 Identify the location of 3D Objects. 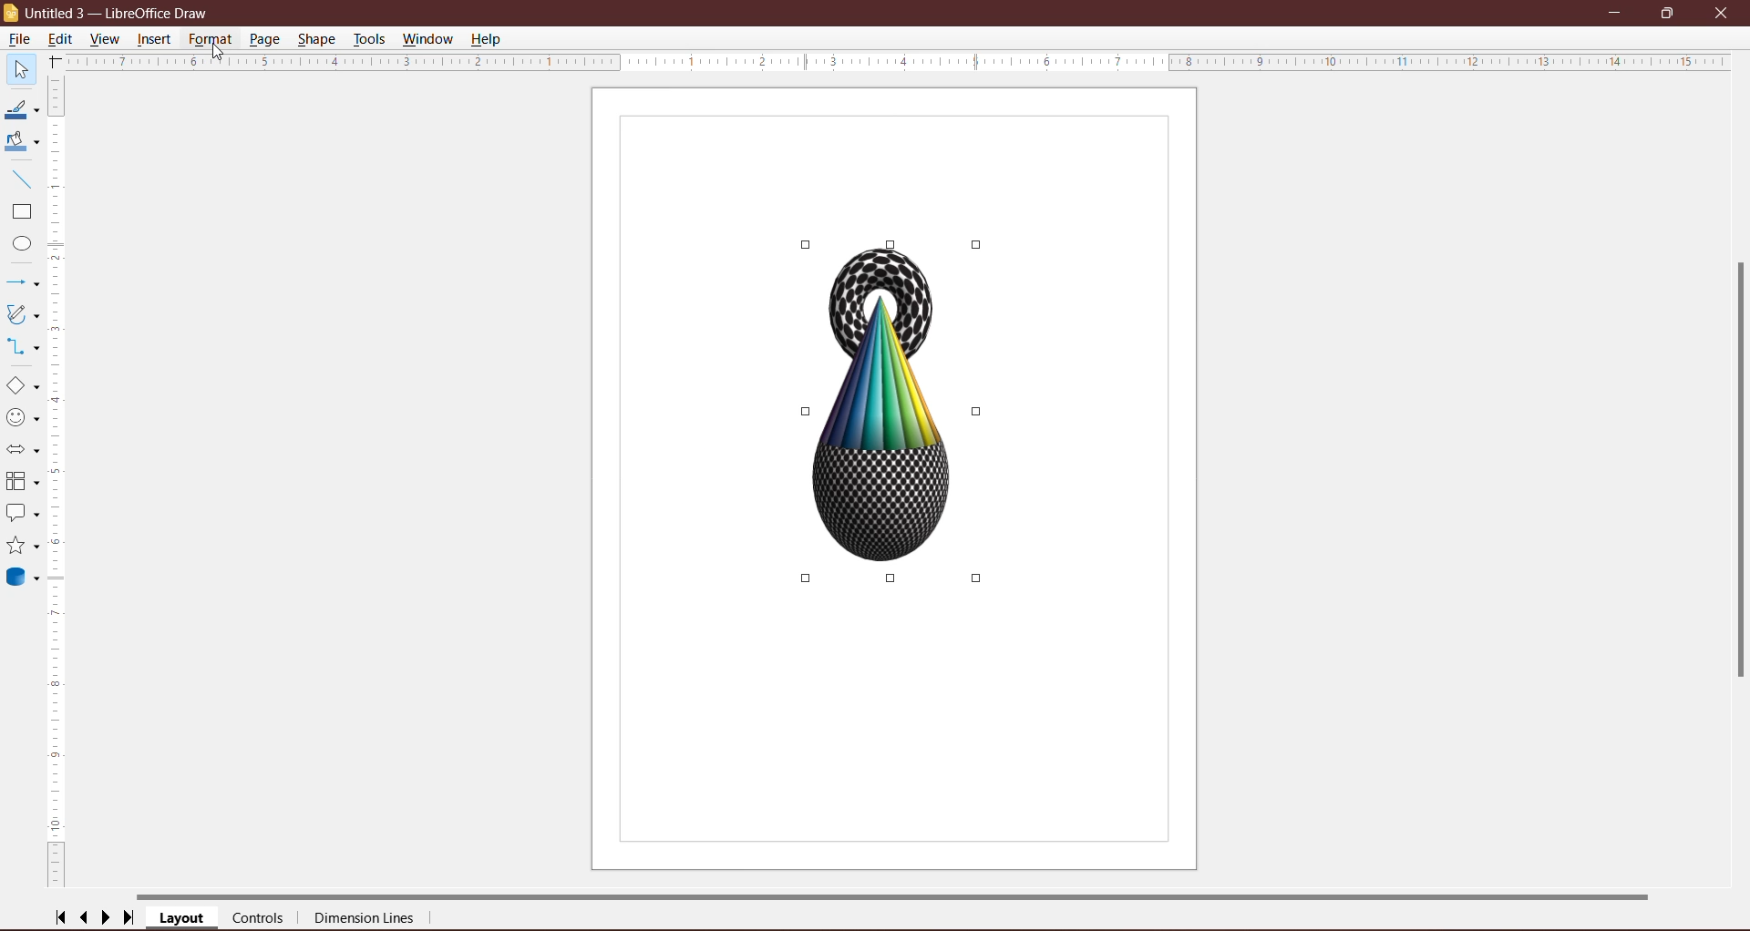
(26, 579).